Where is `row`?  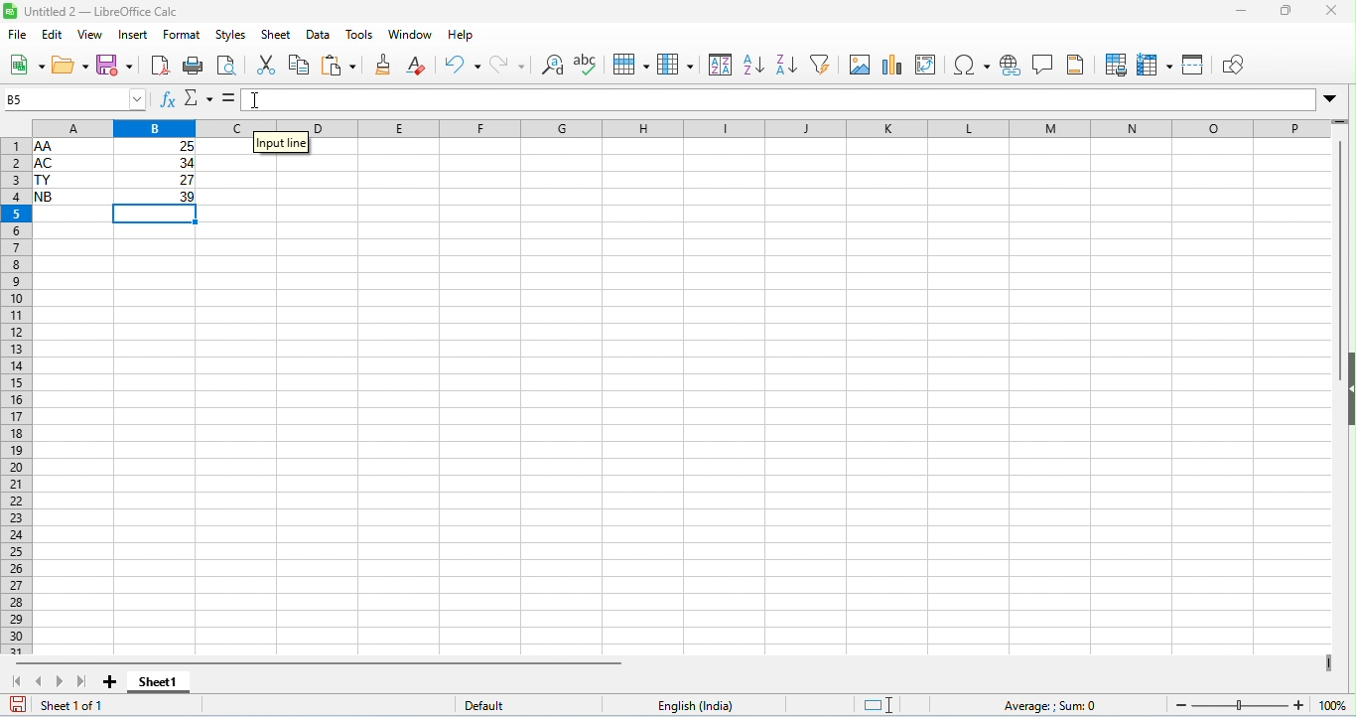 row is located at coordinates (631, 65).